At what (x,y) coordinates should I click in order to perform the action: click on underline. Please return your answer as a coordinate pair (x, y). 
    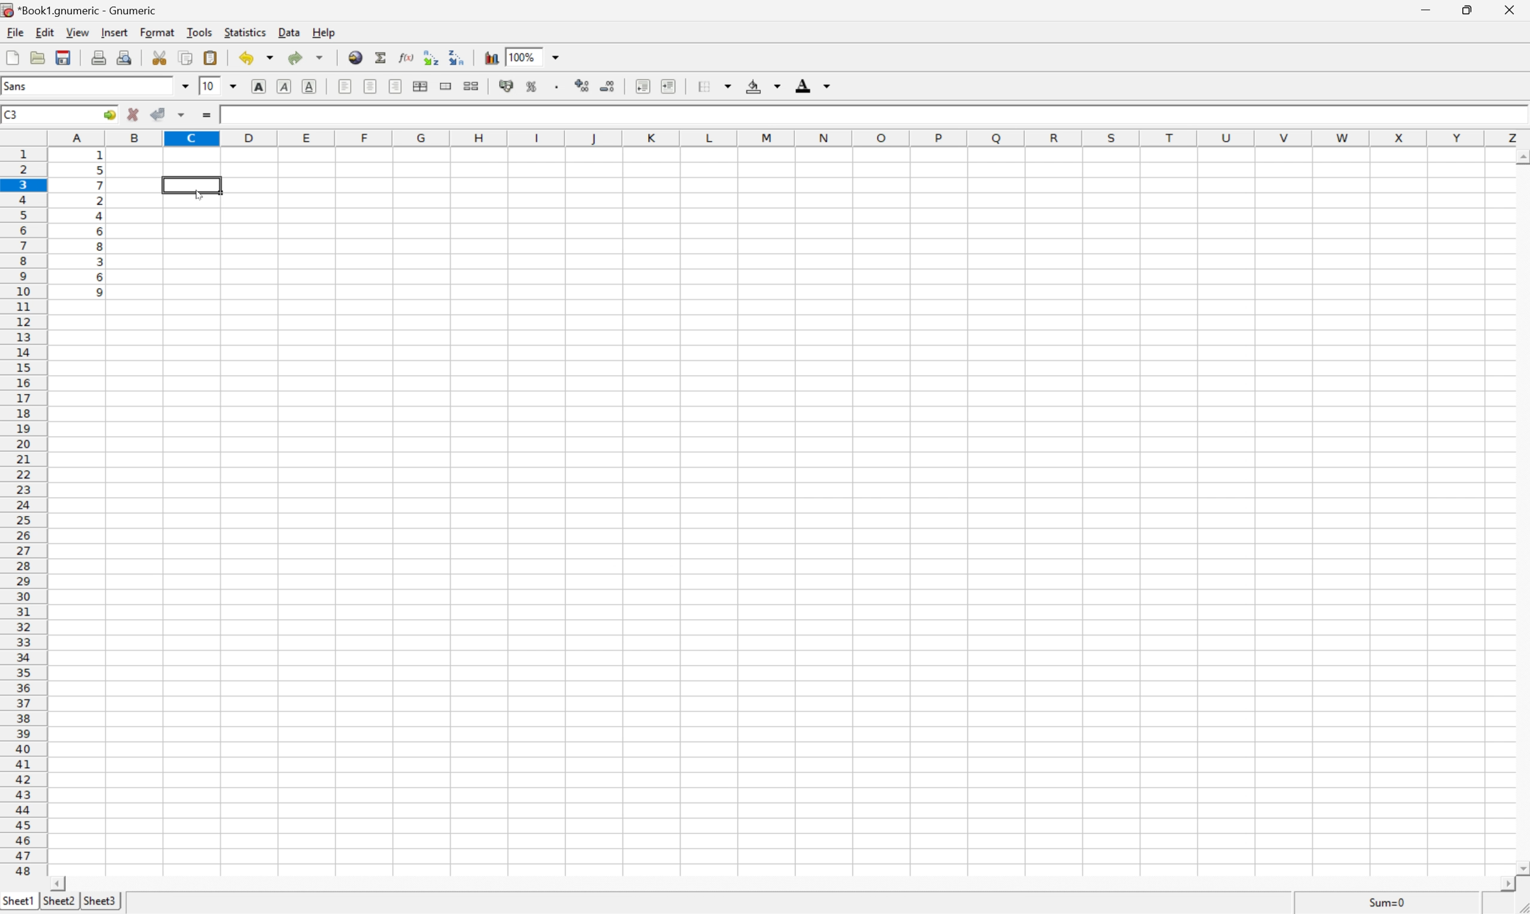
    Looking at the image, I should click on (309, 86).